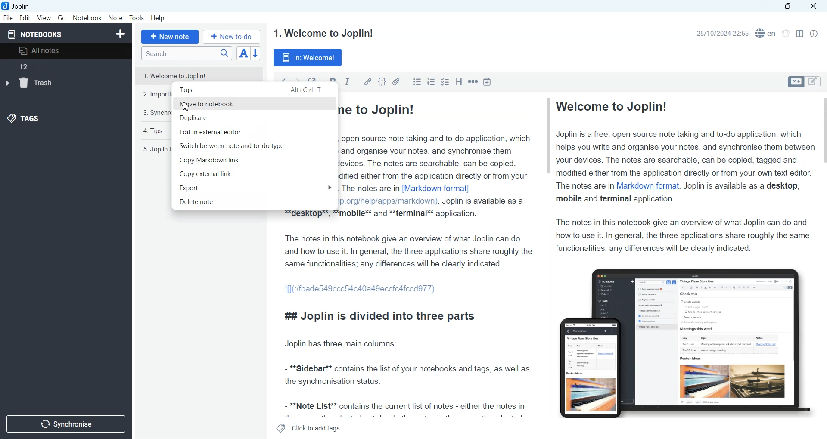 This screenshot has height=439, width=827. What do you see at coordinates (254, 145) in the screenshot?
I see `Switch between note and to-do type` at bounding box center [254, 145].